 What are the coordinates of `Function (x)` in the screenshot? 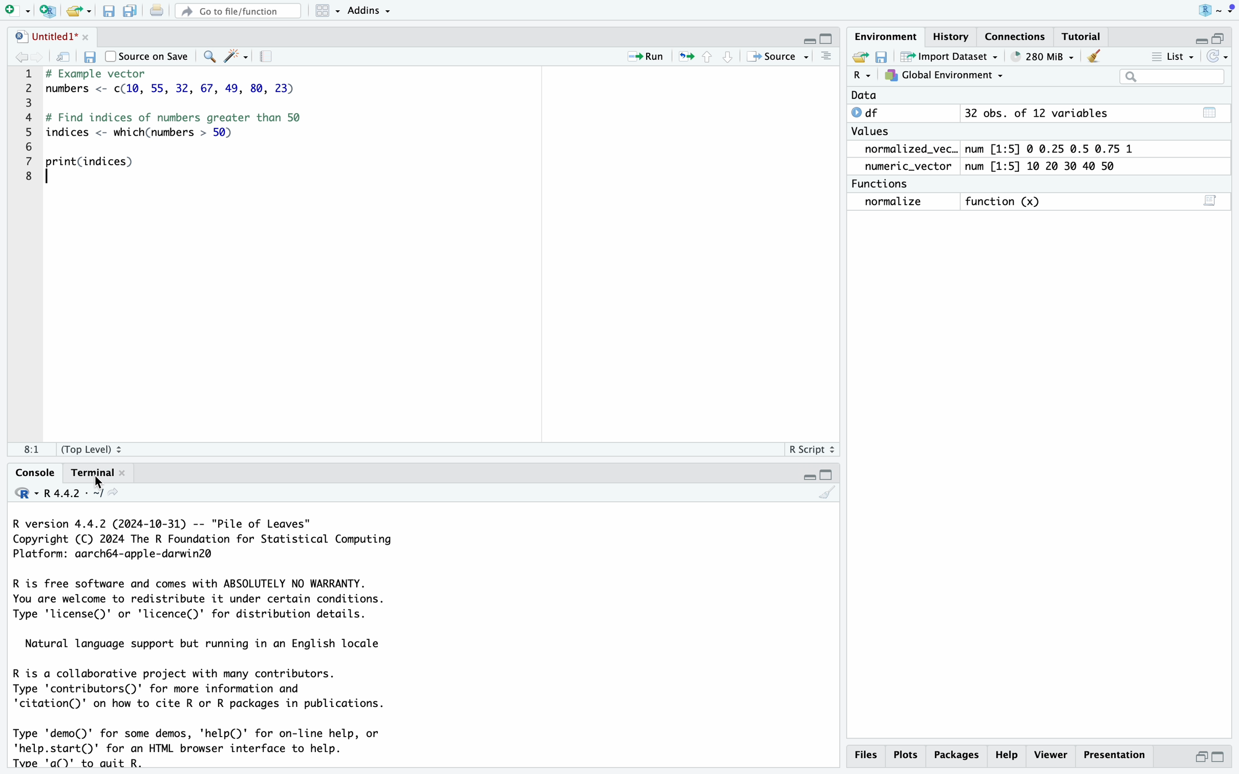 It's located at (1004, 201).